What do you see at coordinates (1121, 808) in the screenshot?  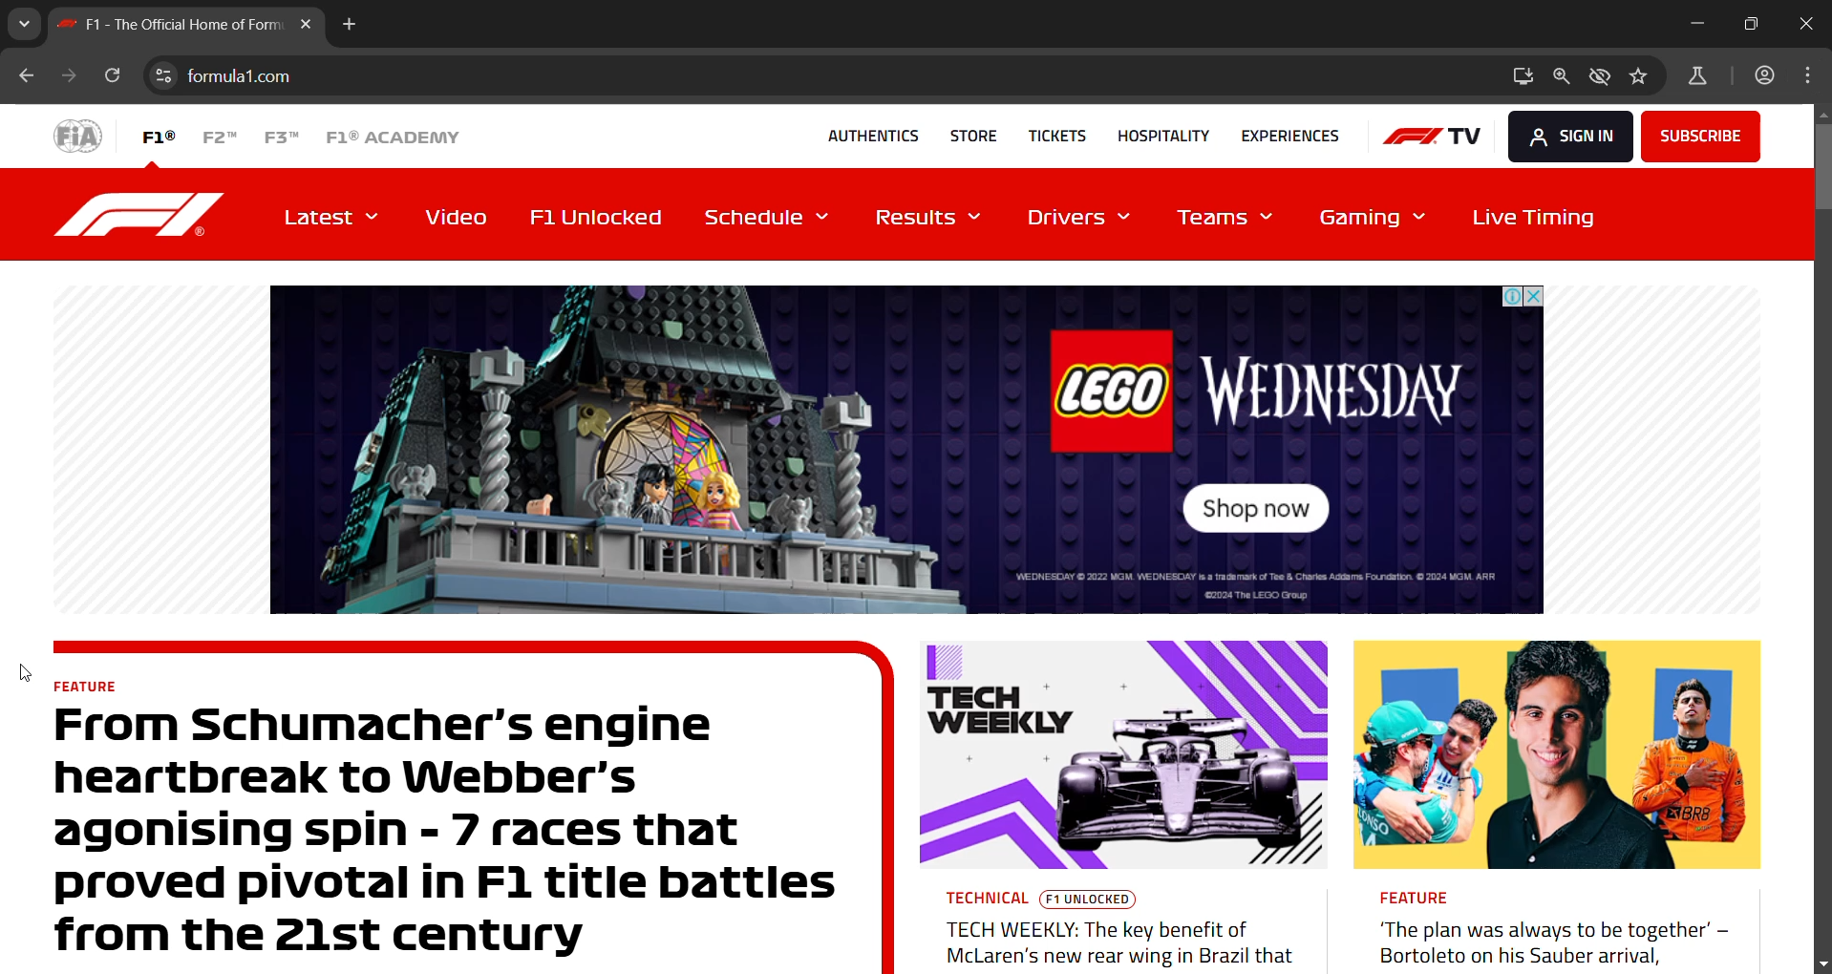 I see `News : TECH WEEKLY TECHNICAL TECH WEEKLY: The key benefit ofMcLaren's new rear wing in Brazil that` at bounding box center [1121, 808].